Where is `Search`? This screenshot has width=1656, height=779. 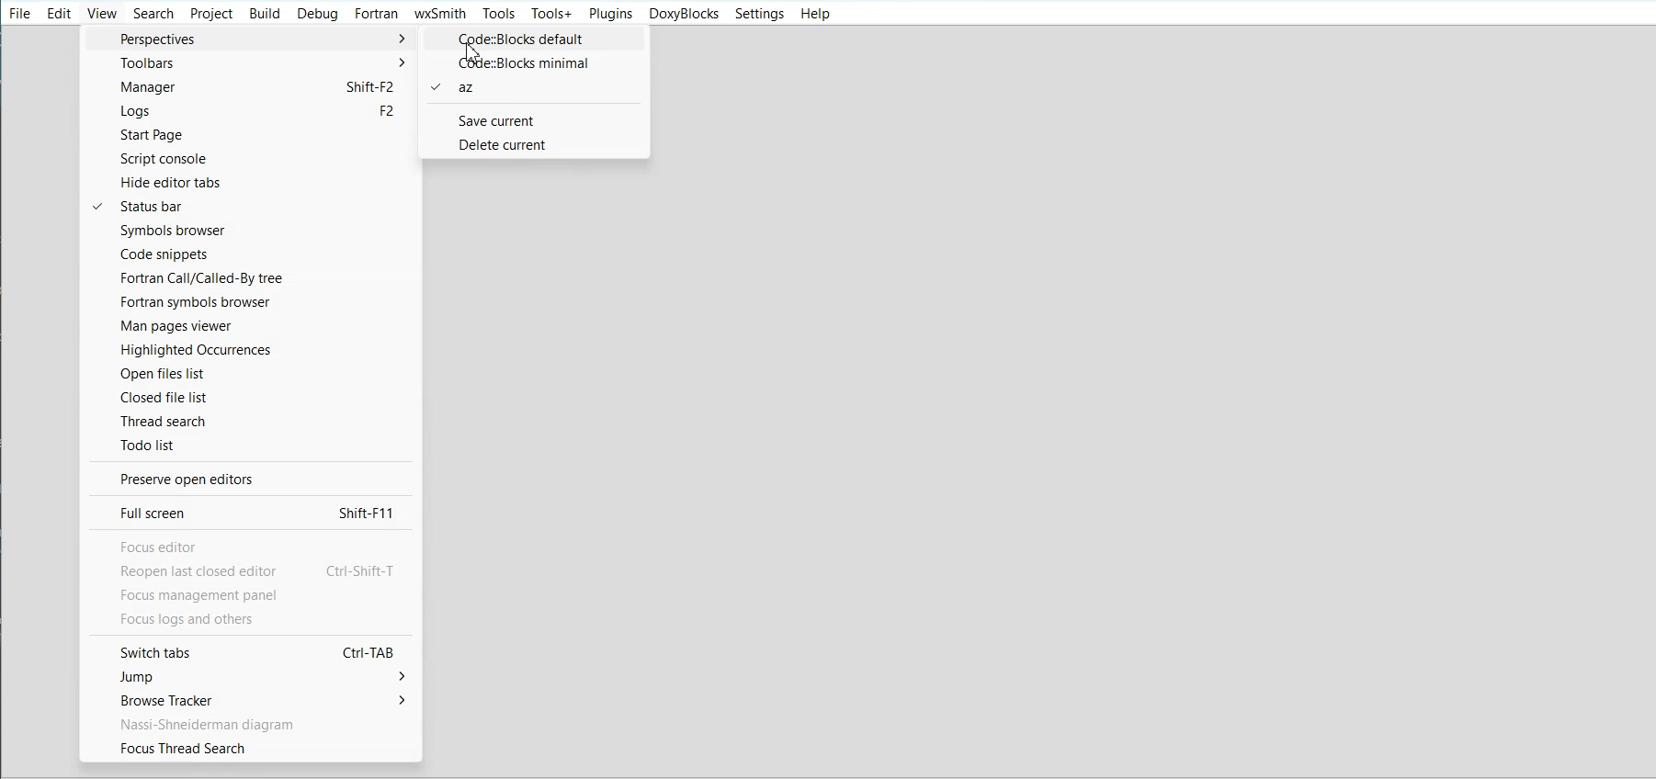
Search is located at coordinates (153, 13).